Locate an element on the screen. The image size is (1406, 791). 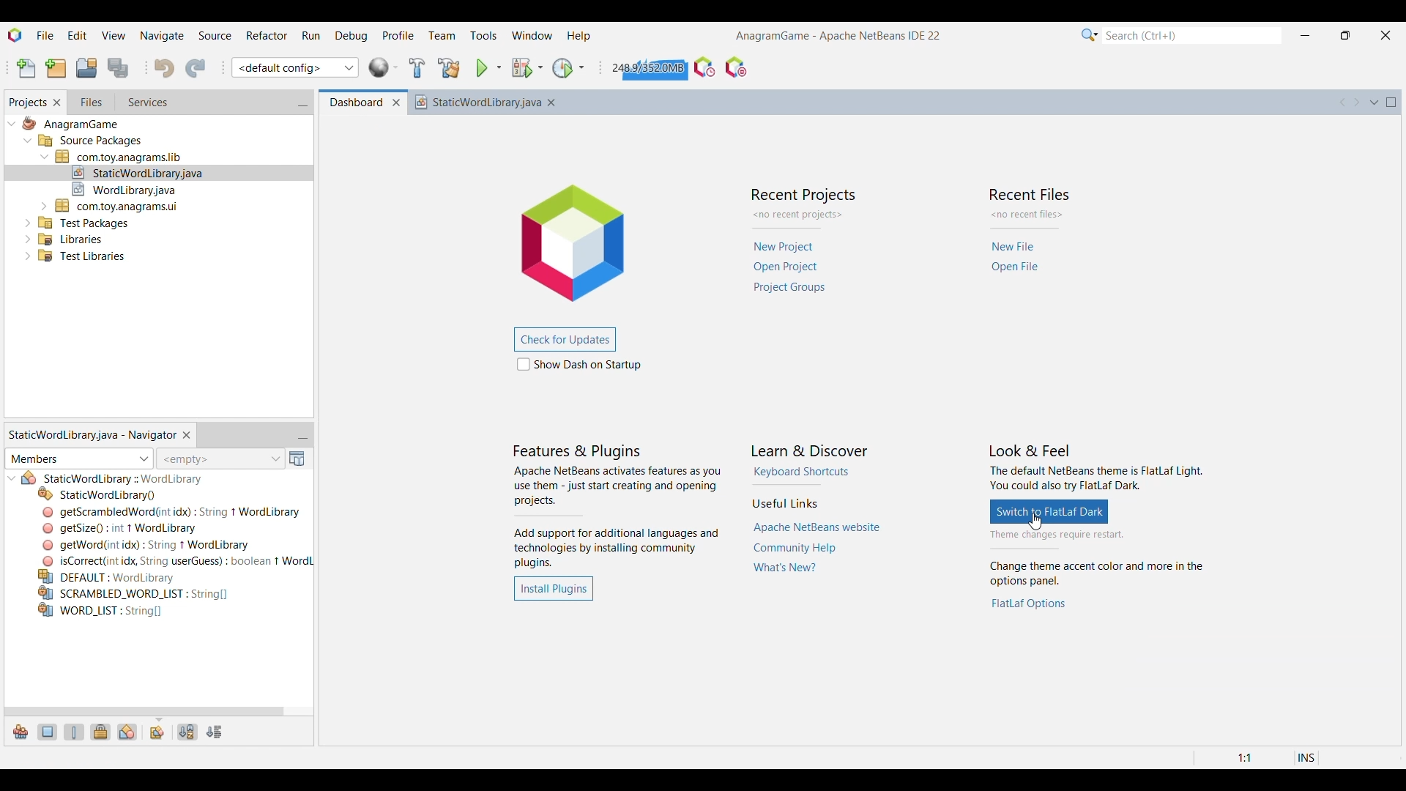
Redo is located at coordinates (195, 68).